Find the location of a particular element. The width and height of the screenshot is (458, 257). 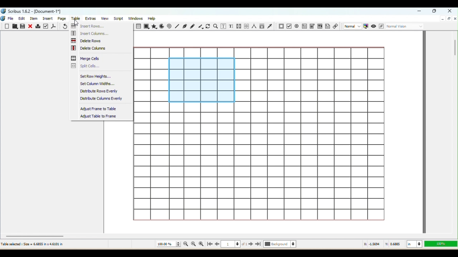

Help is located at coordinates (152, 18).